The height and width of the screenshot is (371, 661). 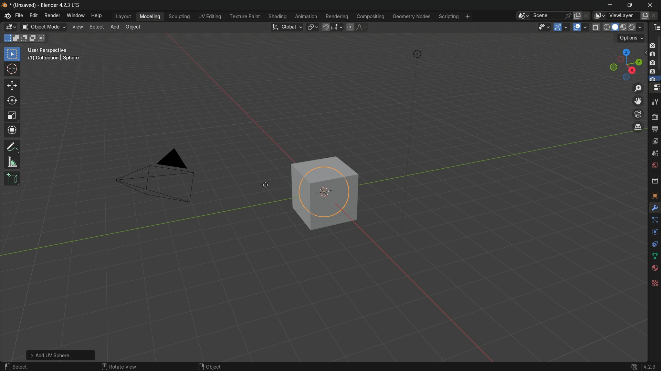 I want to click on toggle x ray, so click(x=595, y=27).